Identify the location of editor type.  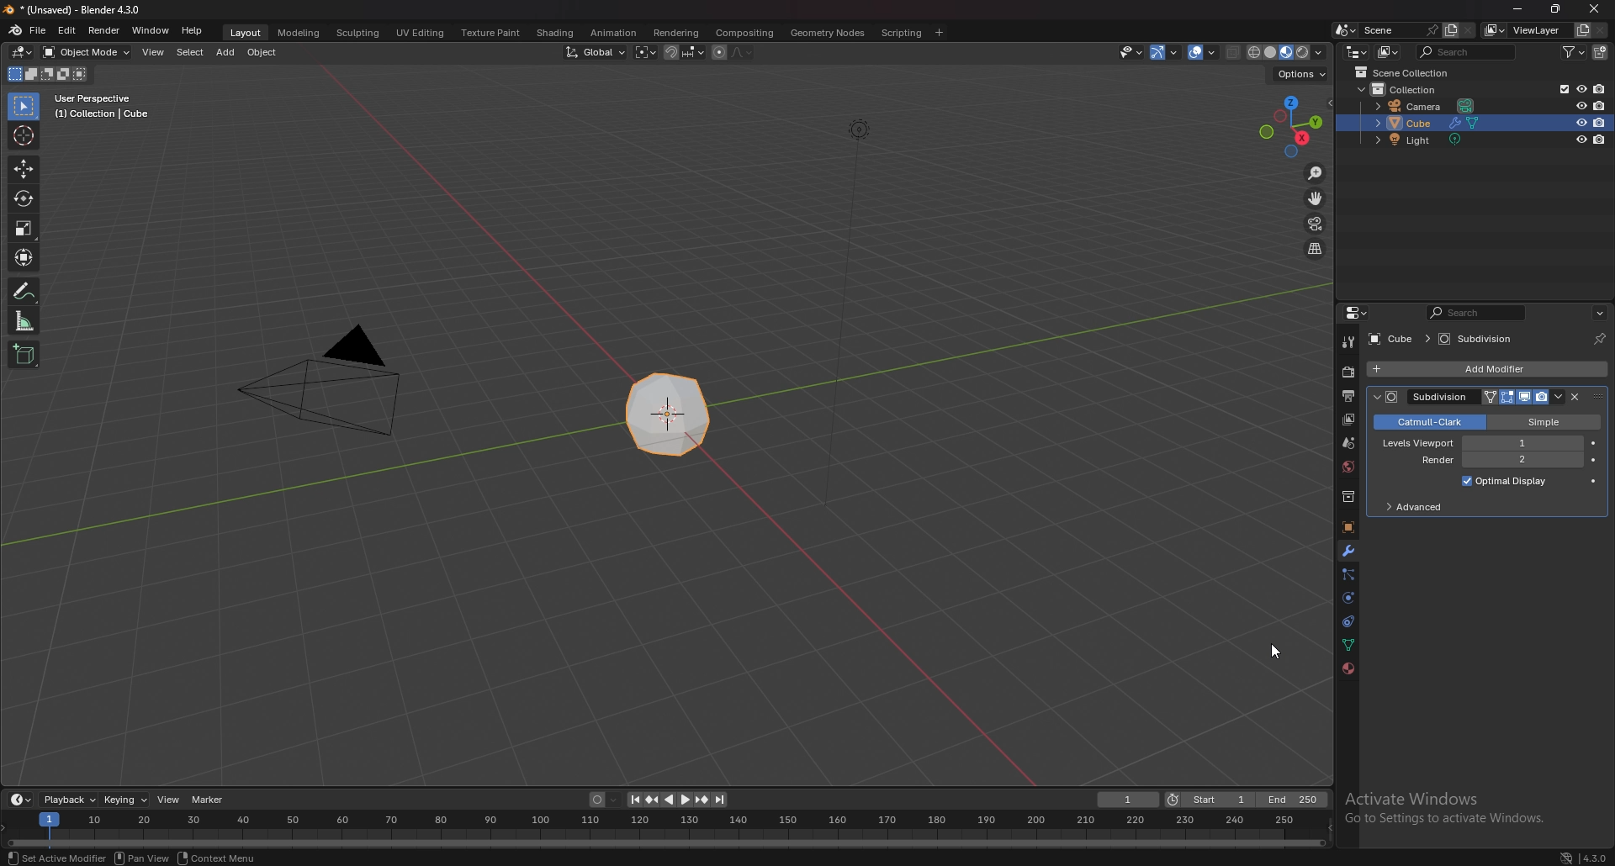
(1356, 52).